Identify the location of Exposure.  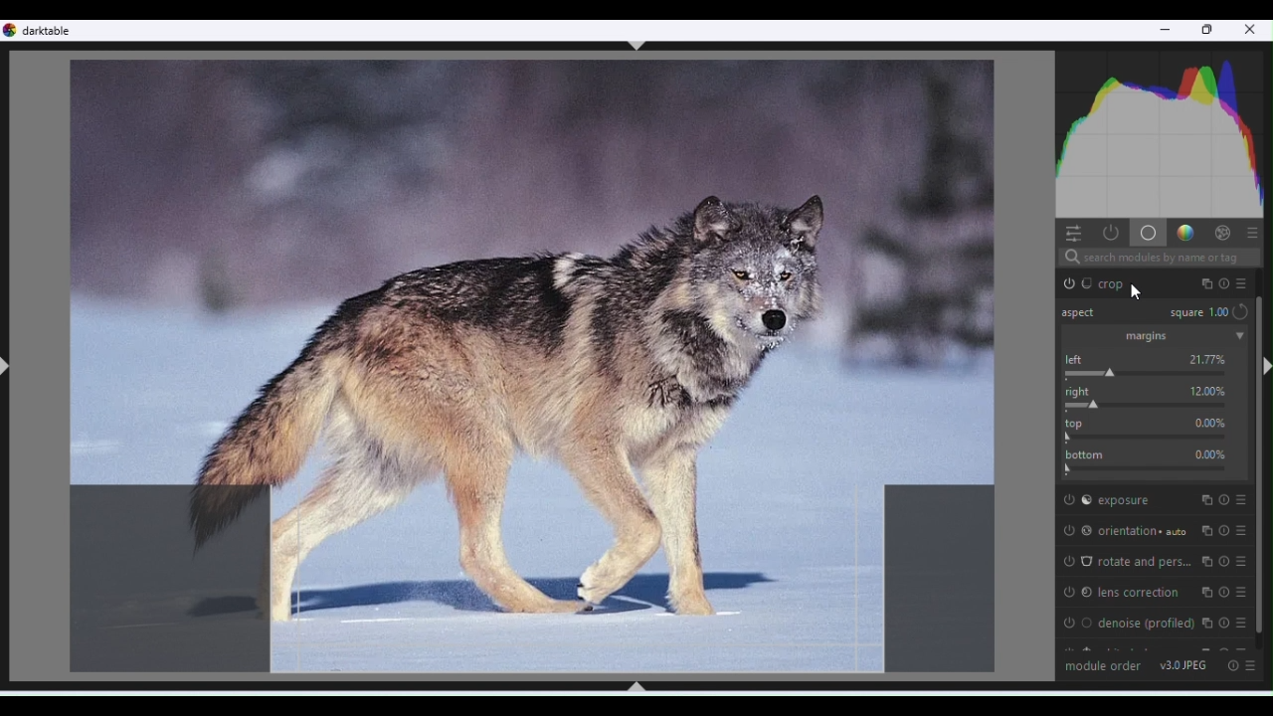
(1152, 498).